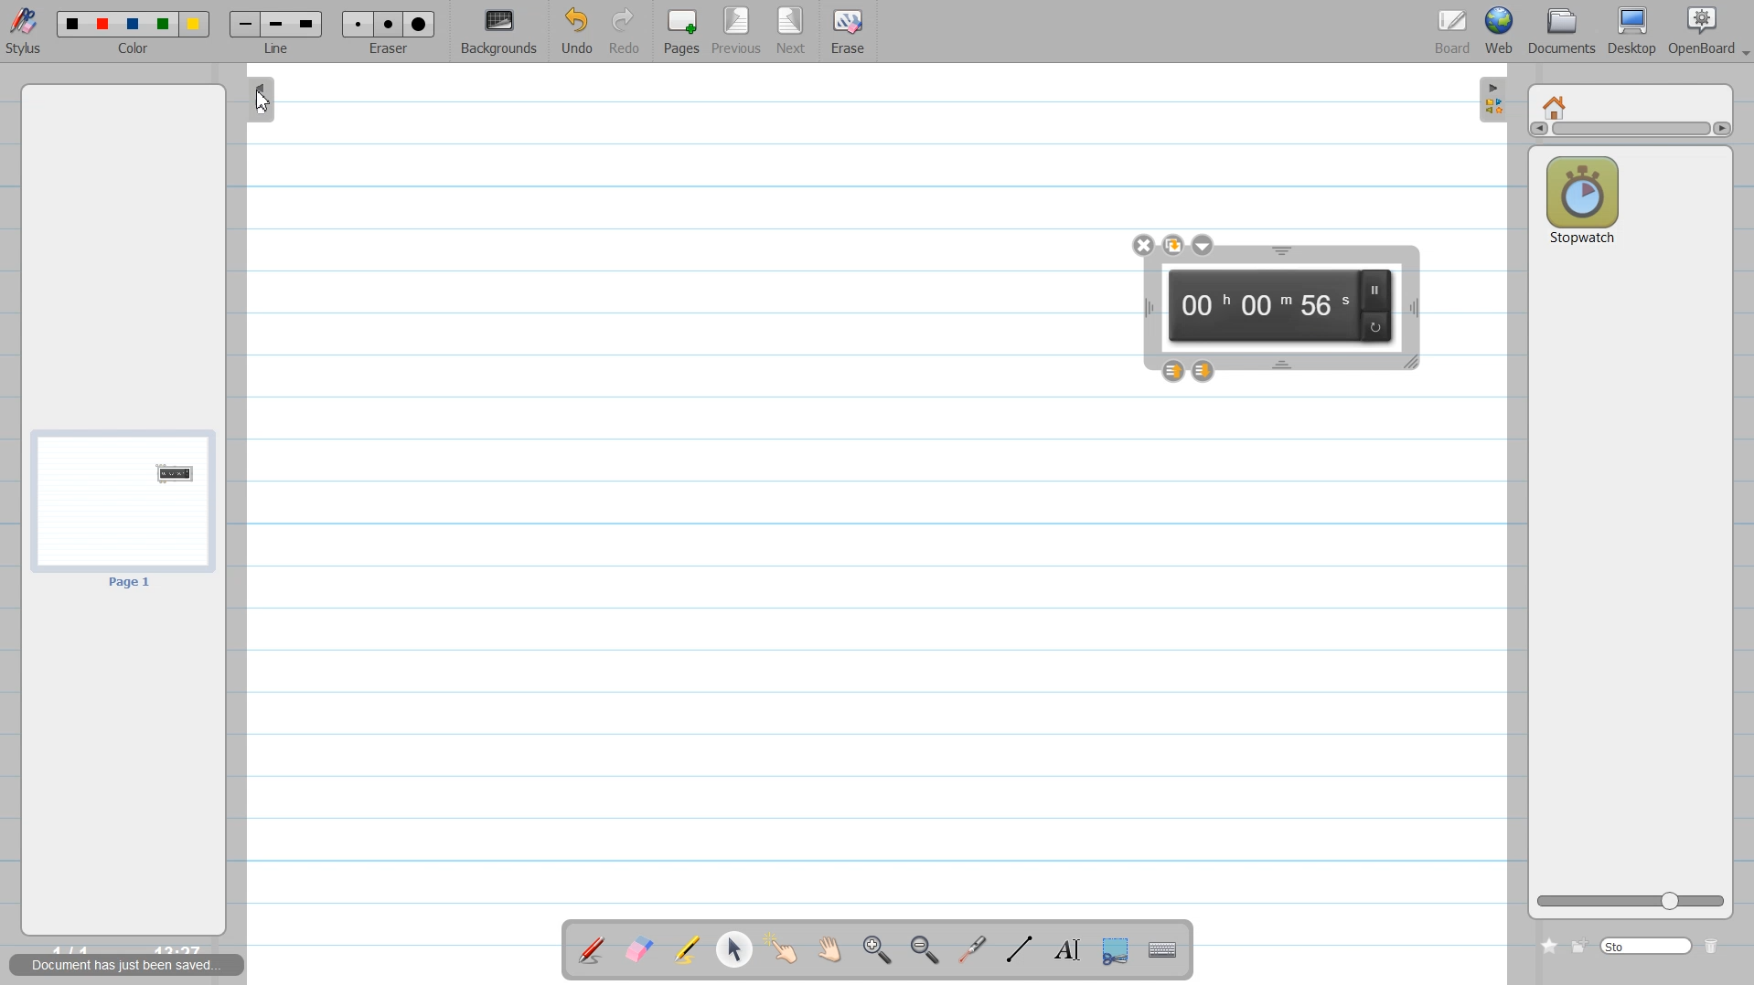  I want to click on Time window width adjustment, so click(1143, 309).